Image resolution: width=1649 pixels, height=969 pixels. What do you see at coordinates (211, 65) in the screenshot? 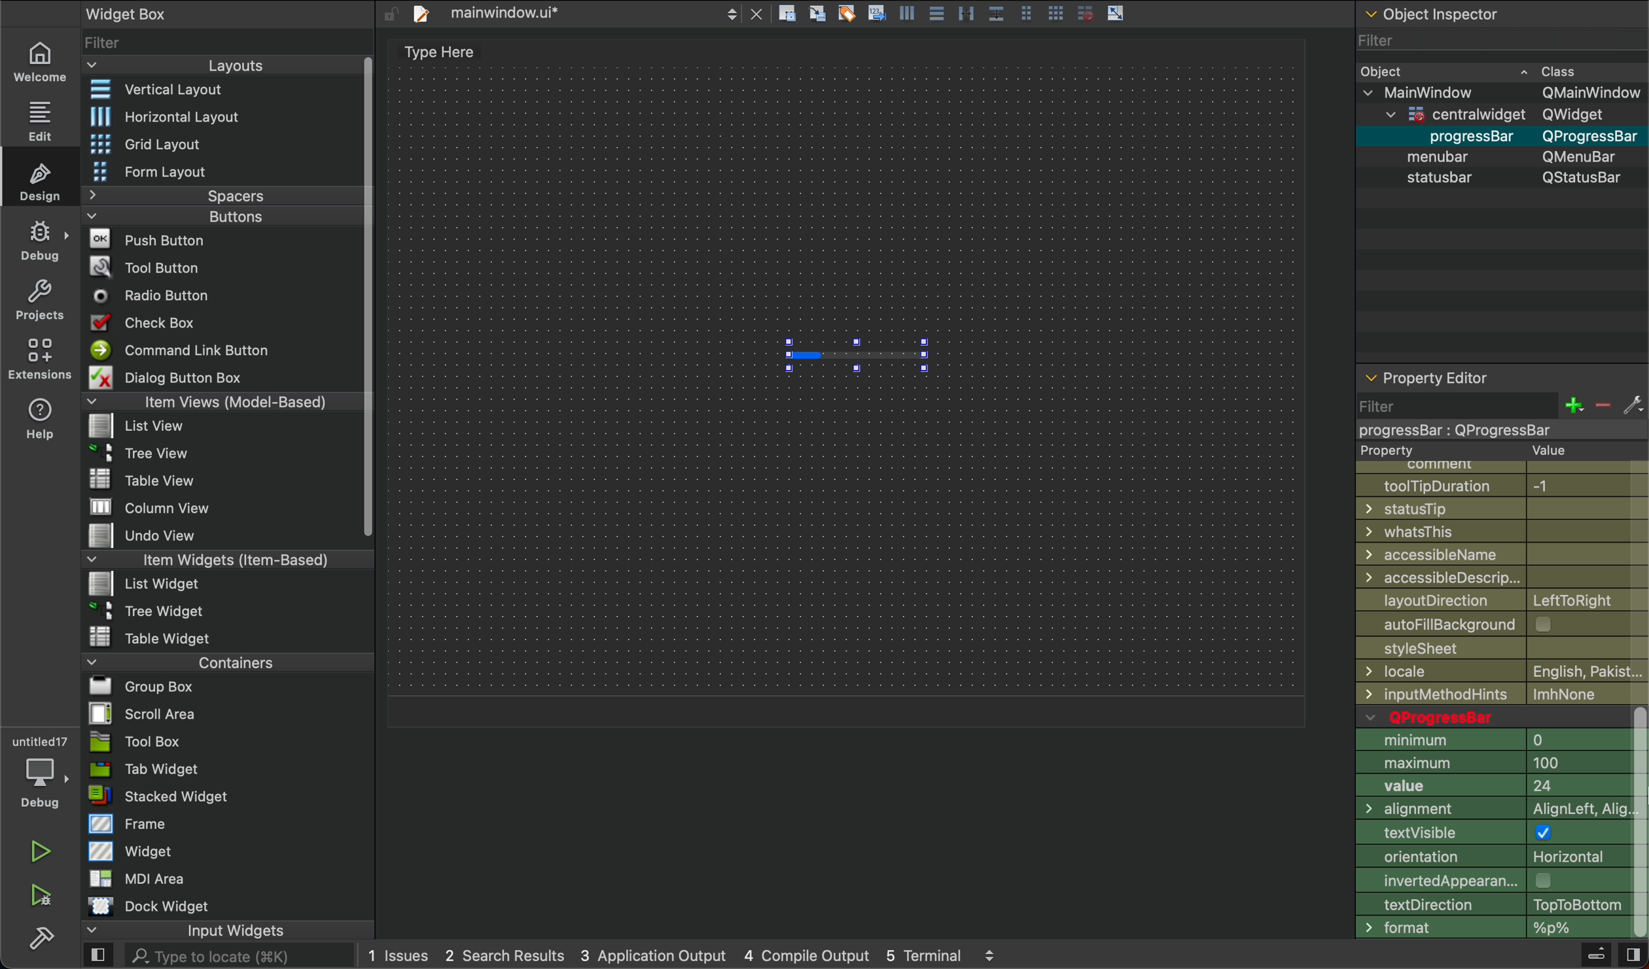
I see `Layout` at bounding box center [211, 65].